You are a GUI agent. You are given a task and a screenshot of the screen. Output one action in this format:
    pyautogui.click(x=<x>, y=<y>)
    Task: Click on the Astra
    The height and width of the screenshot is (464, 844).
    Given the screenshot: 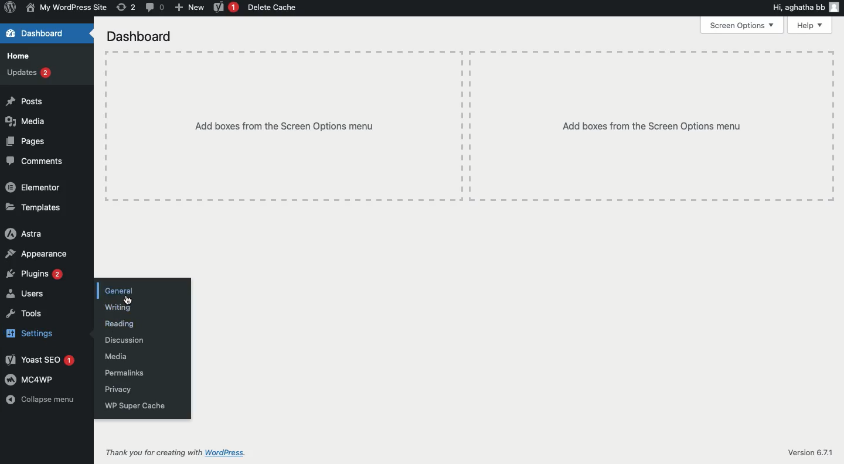 What is the action you would take?
    pyautogui.click(x=23, y=234)
    